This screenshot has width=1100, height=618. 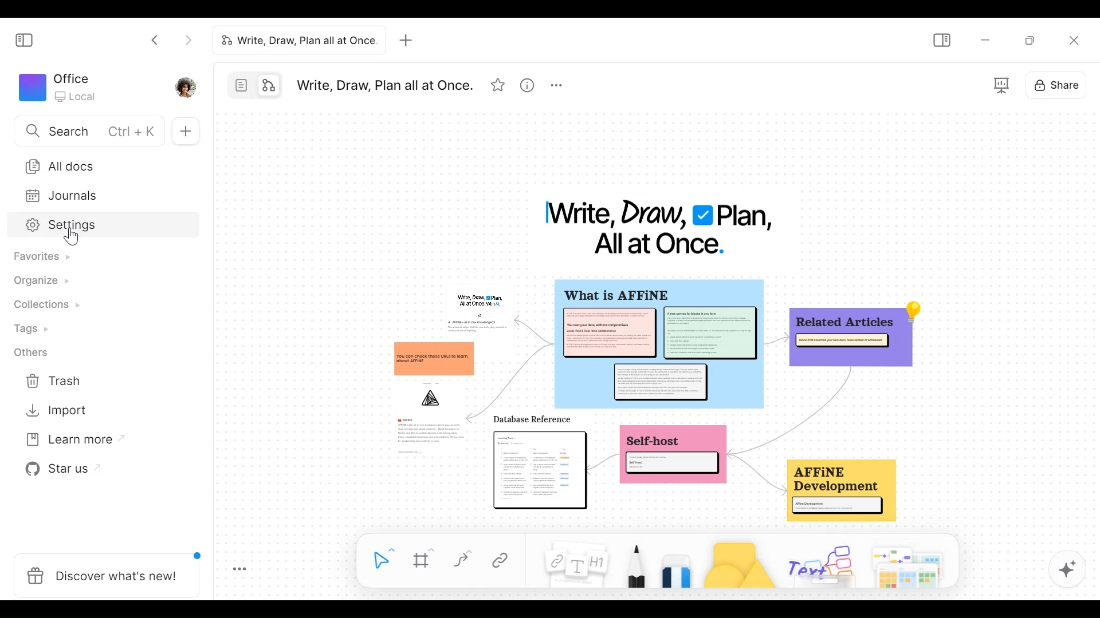 What do you see at coordinates (49, 305) in the screenshot?
I see `Colections` at bounding box center [49, 305].